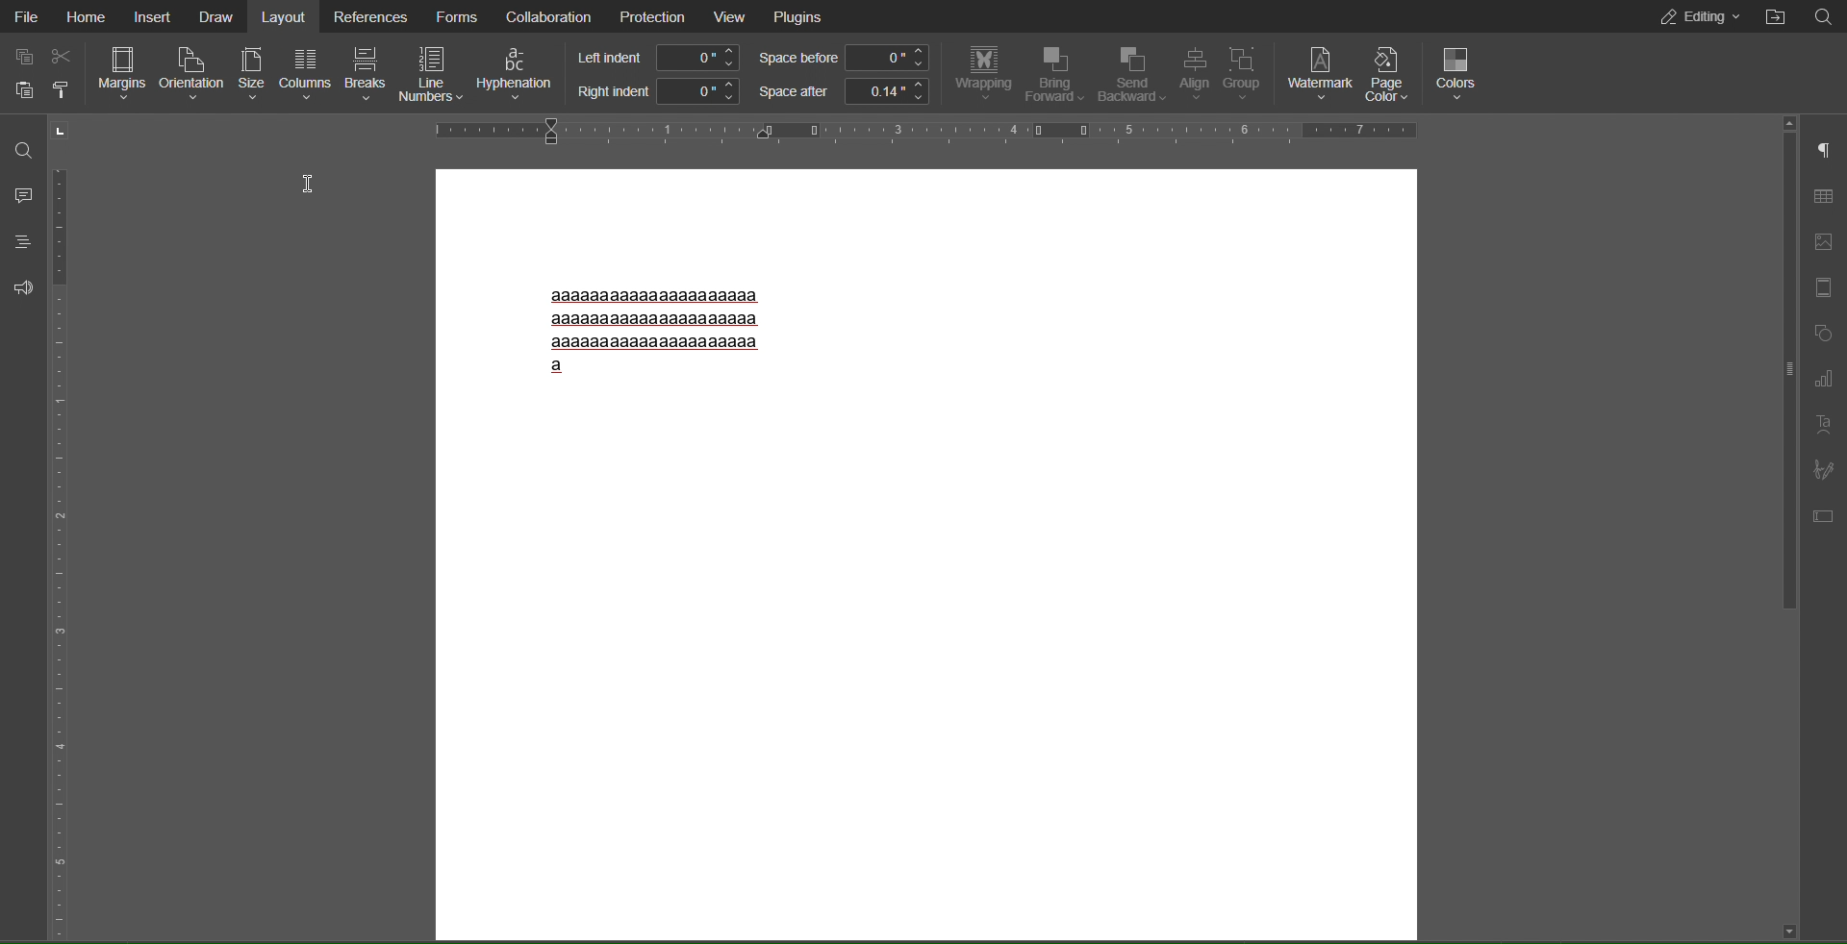  I want to click on Watermark, so click(1320, 71).